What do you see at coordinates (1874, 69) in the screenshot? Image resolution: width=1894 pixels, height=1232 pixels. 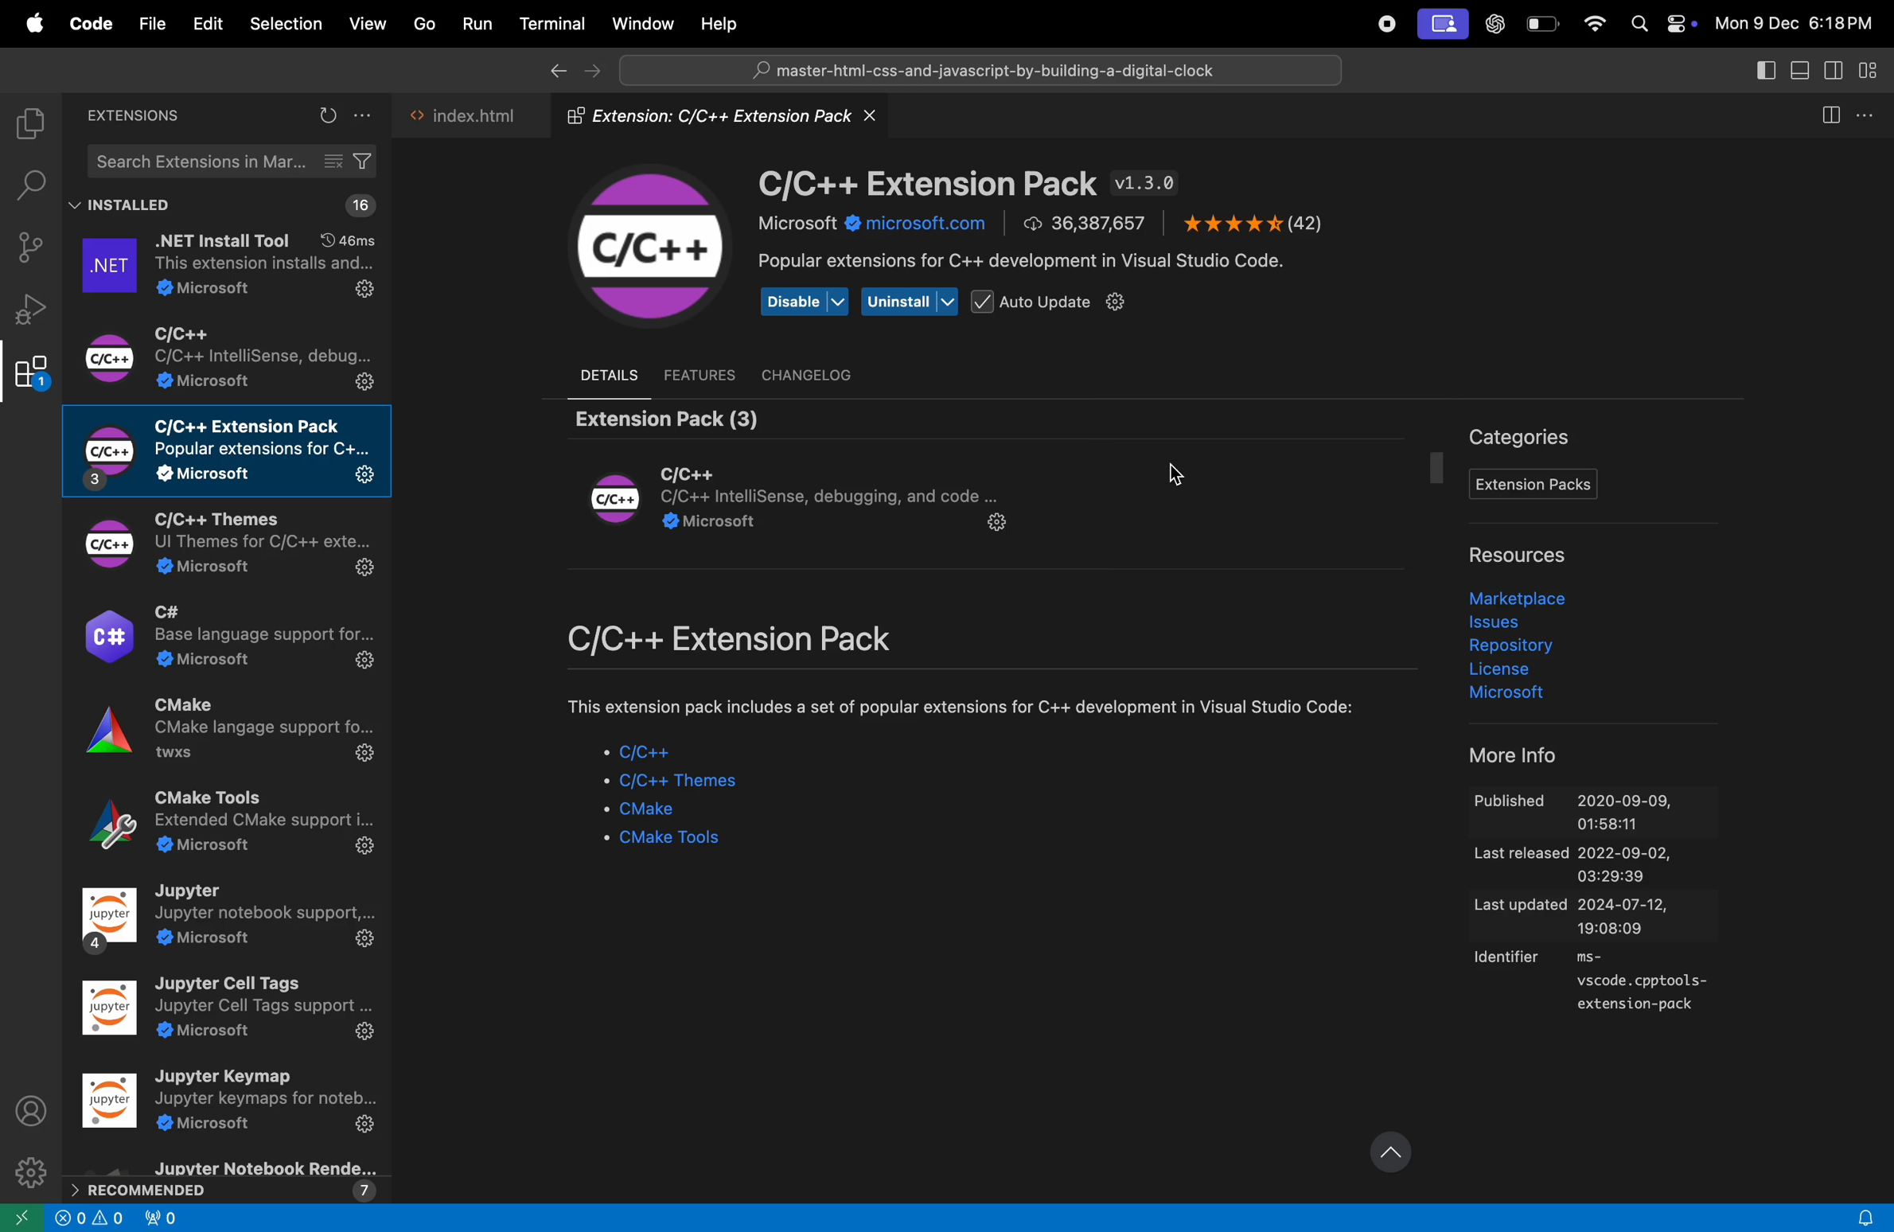 I see `customize layout` at bounding box center [1874, 69].